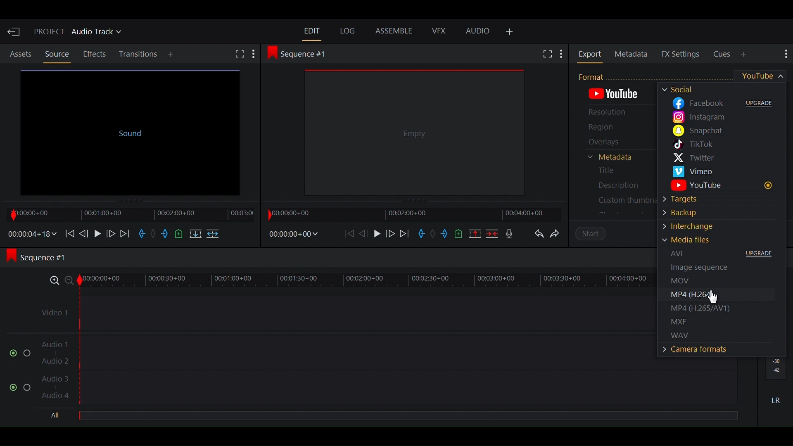 The image size is (793, 446). I want to click on Fullscreen, so click(240, 55).